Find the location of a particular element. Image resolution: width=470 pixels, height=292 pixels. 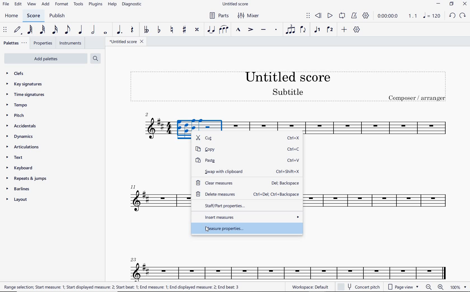

TOGGLE NATURAL is located at coordinates (173, 30).